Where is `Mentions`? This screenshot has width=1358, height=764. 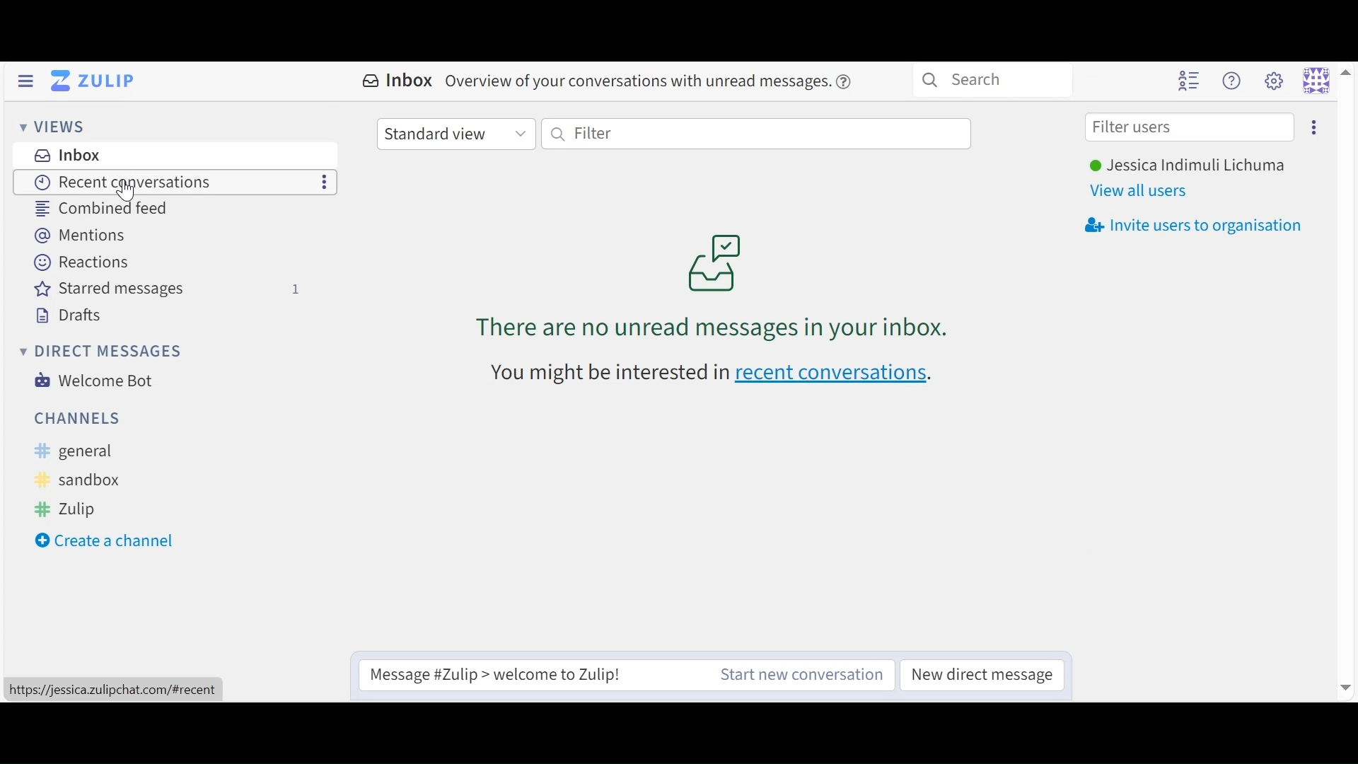 Mentions is located at coordinates (74, 236).